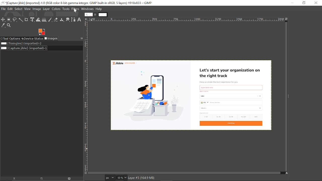 The image size is (322, 181). Describe the element at coordinates (42, 179) in the screenshot. I see `Raise the image display` at that location.